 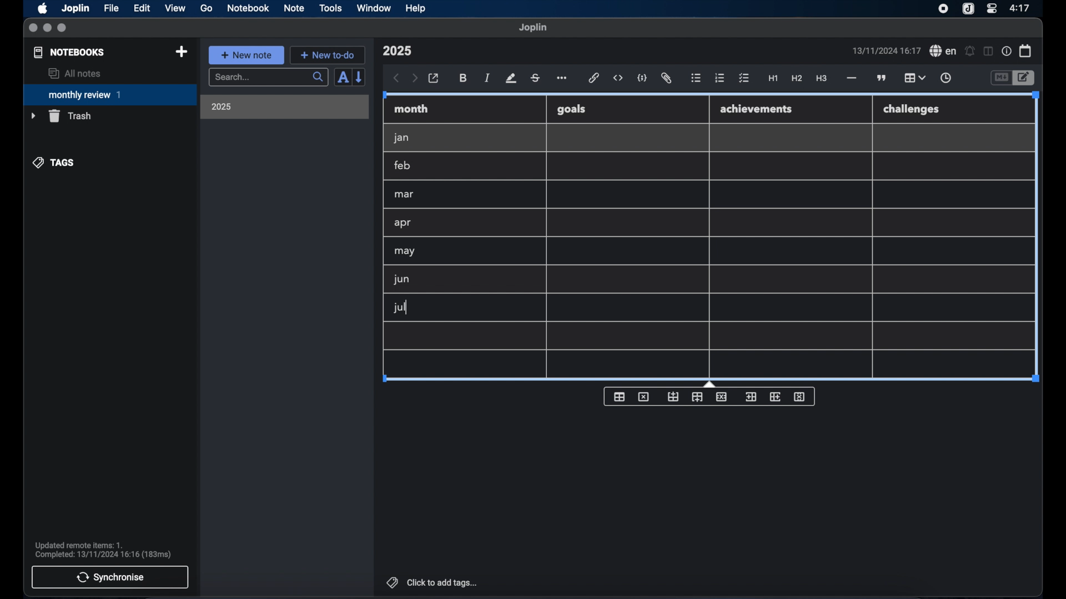 I want to click on bulleted list, so click(x=696, y=78).